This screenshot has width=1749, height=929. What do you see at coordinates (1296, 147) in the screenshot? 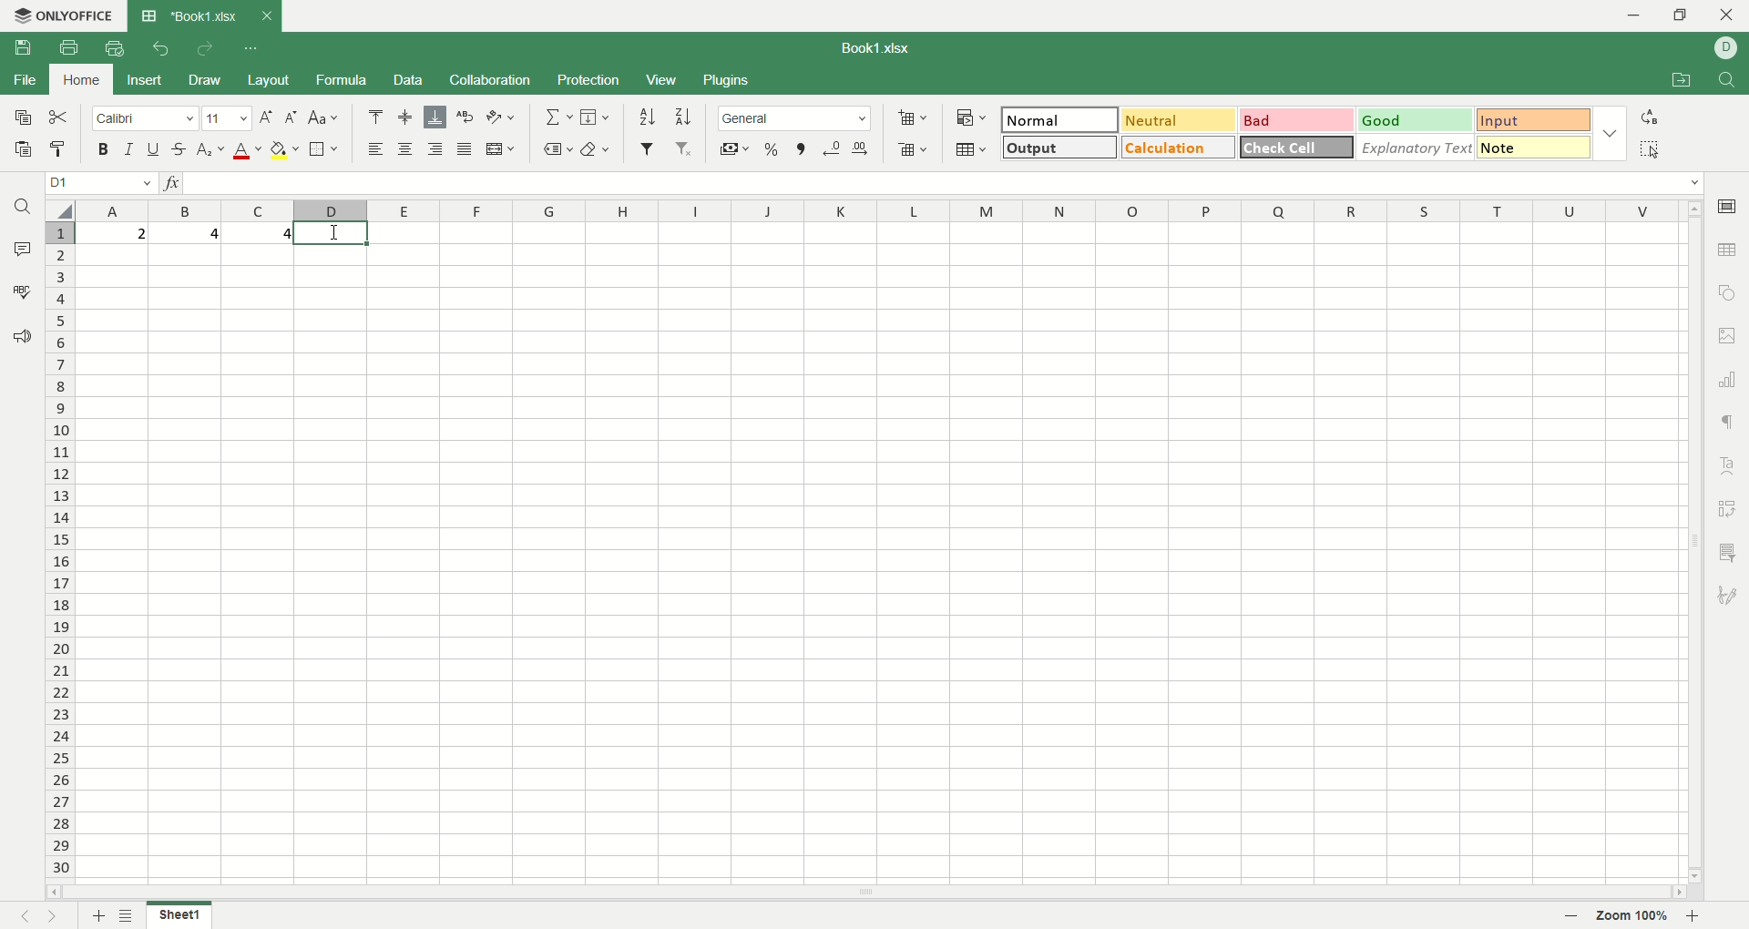
I see `check cell` at bounding box center [1296, 147].